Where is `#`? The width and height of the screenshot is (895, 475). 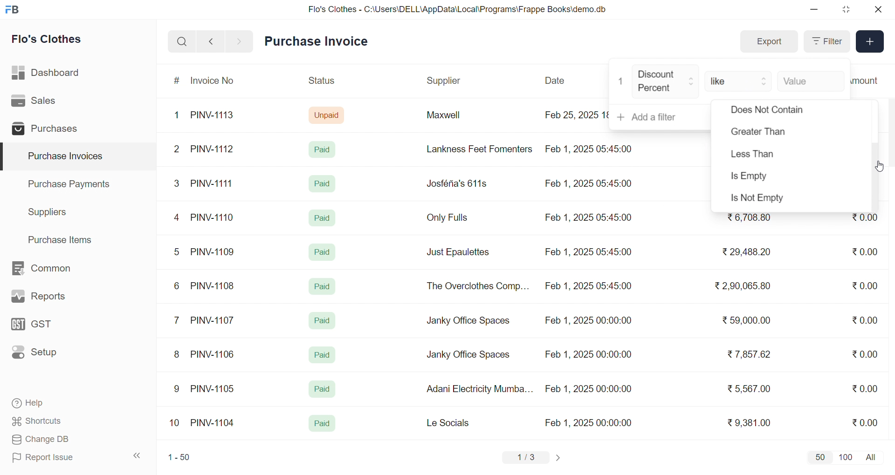 # is located at coordinates (177, 81).